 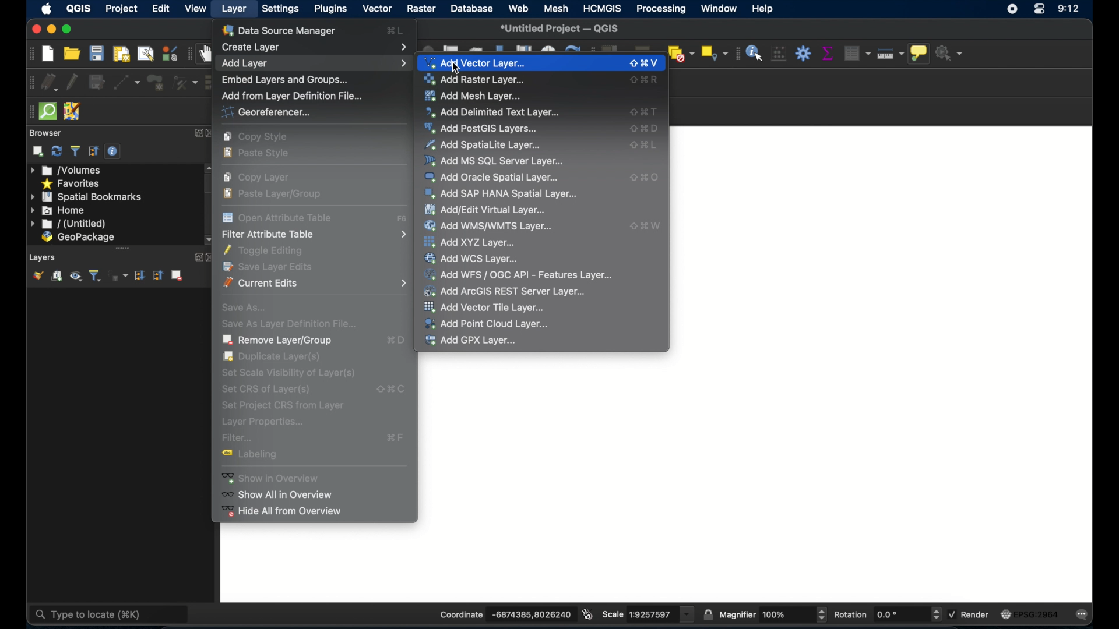 I want to click on Filter Attribute Table, so click(x=315, y=235).